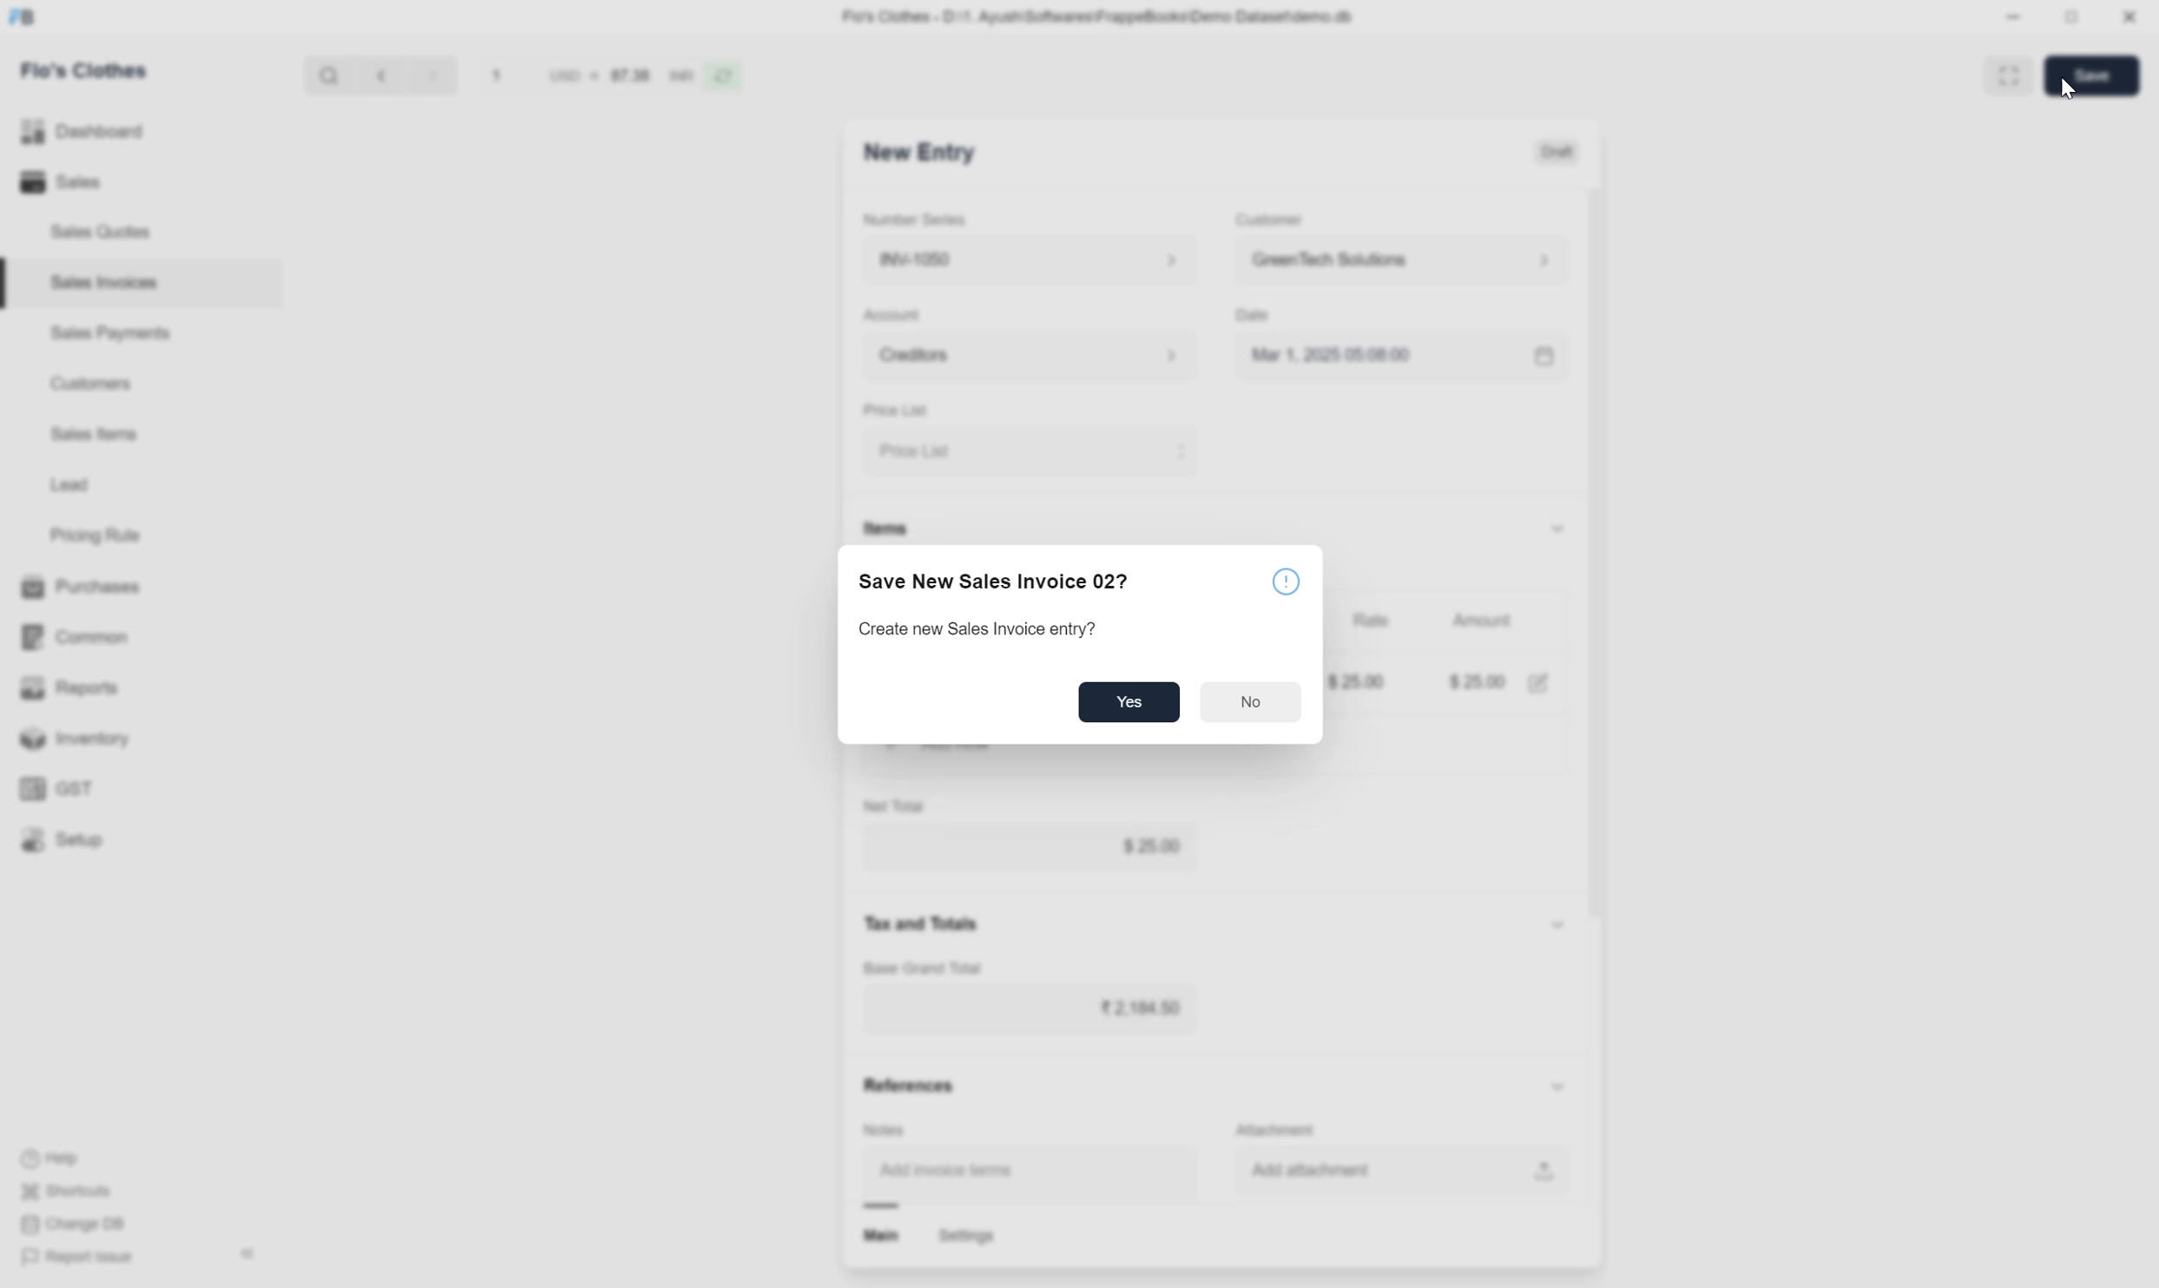 The width and height of the screenshot is (2159, 1288). What do you see at coordinates (917, 221) in the screenshot?
I see `Number Series` at bounding box center [917, 221].